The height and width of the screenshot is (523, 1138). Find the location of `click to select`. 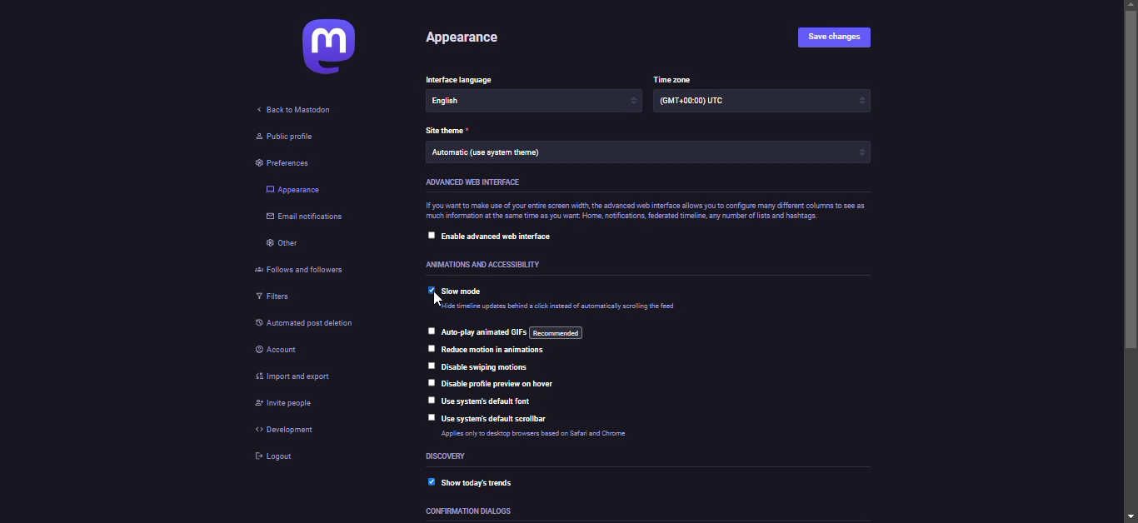

click to select is located at coordinates (430, 346).